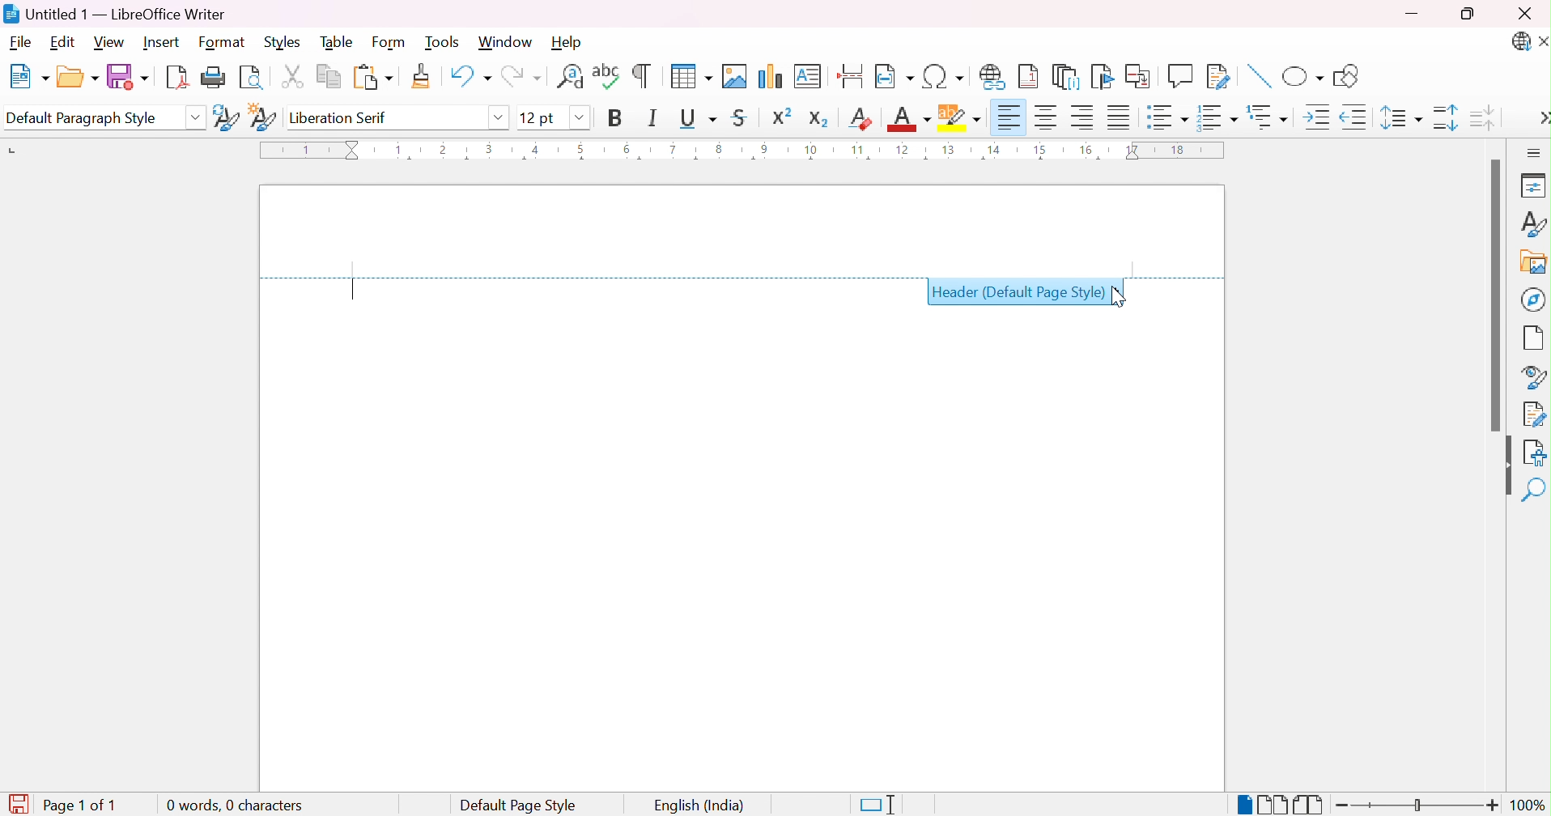 Image resolution: width=1551 pixels, height=816 pixels. What do you see at coordinates (1534, 415) in the screenshot?
I see `Manage changes` at bounding box center [1534, 415].